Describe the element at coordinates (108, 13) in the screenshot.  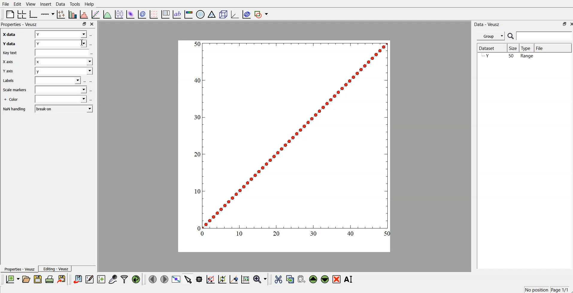
I see `plot a function` at that location.